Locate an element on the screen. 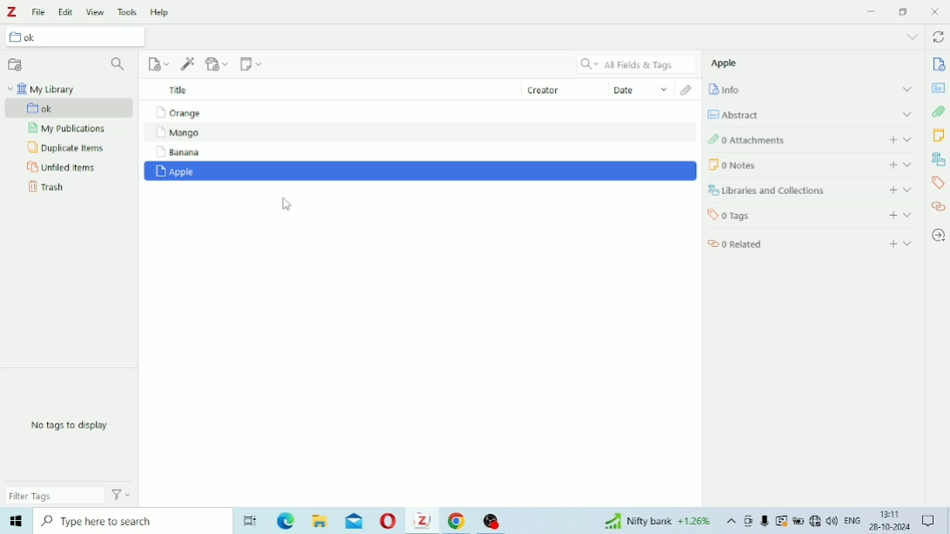 This screenshot has height=534, width=950. Unfiled items. is located at coordinates (63, 169).